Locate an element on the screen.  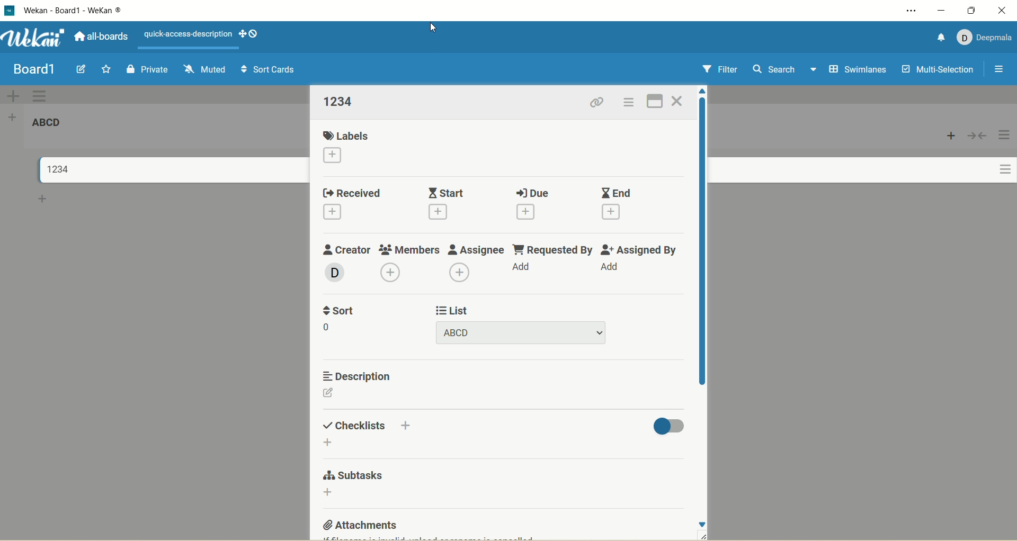
start is located at coordinates (444, 190).